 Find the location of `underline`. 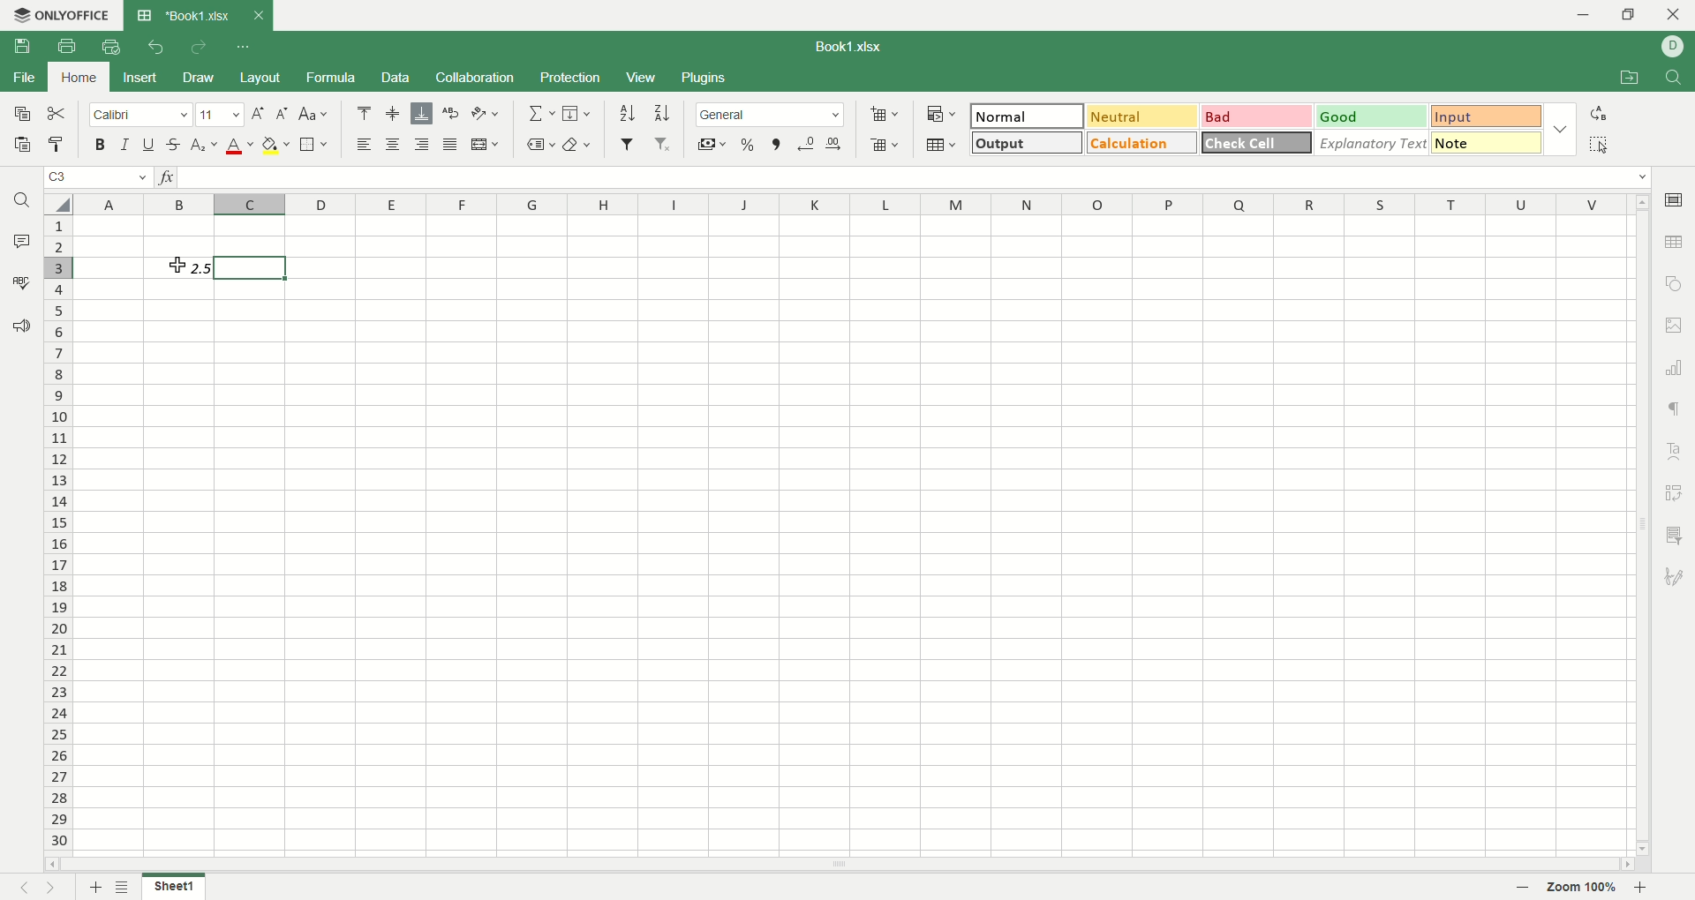

underline is located at coordinates (147, 143).